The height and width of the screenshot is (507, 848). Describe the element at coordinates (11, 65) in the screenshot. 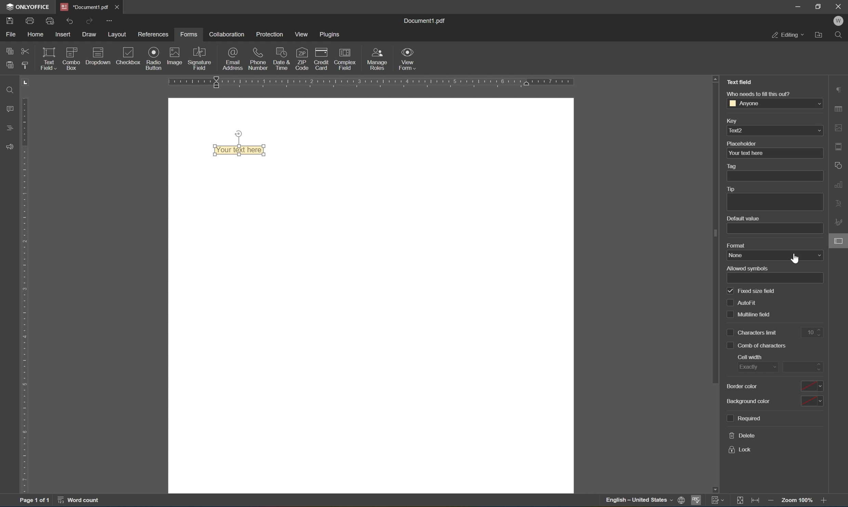

I see `paste` at that location.